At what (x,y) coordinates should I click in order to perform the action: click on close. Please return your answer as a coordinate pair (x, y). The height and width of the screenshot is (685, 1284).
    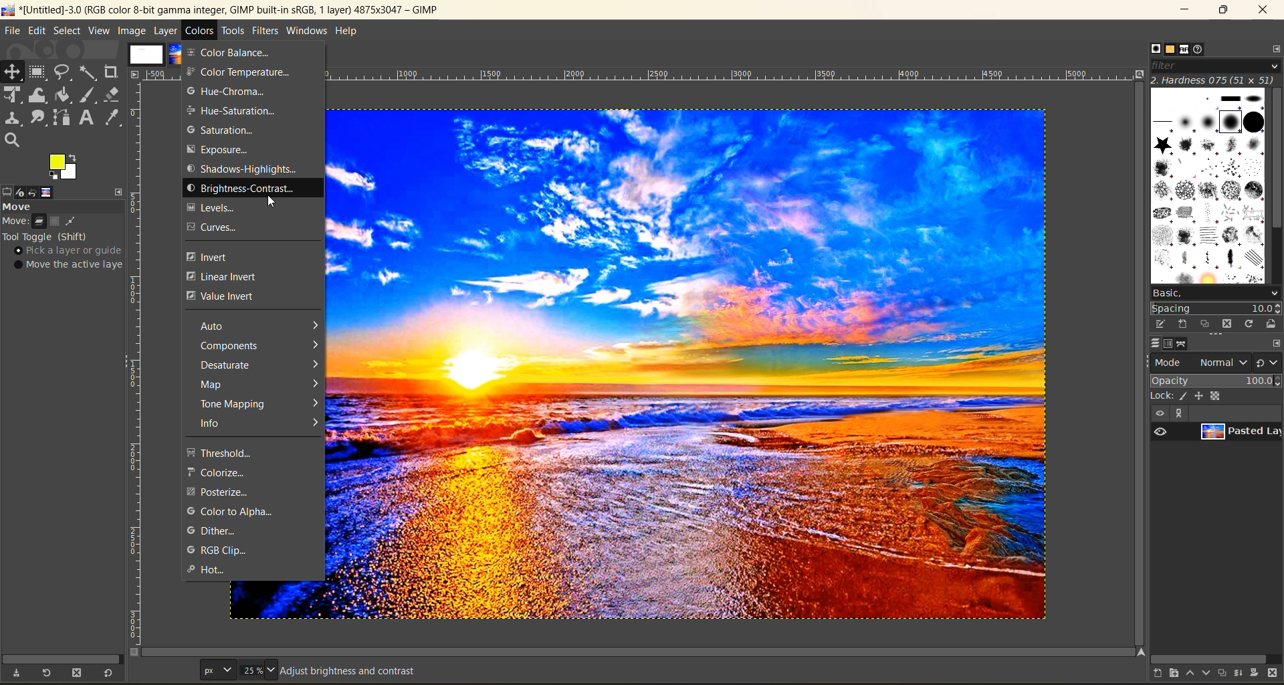
    Looking at the image, I should click on (1263, 11).